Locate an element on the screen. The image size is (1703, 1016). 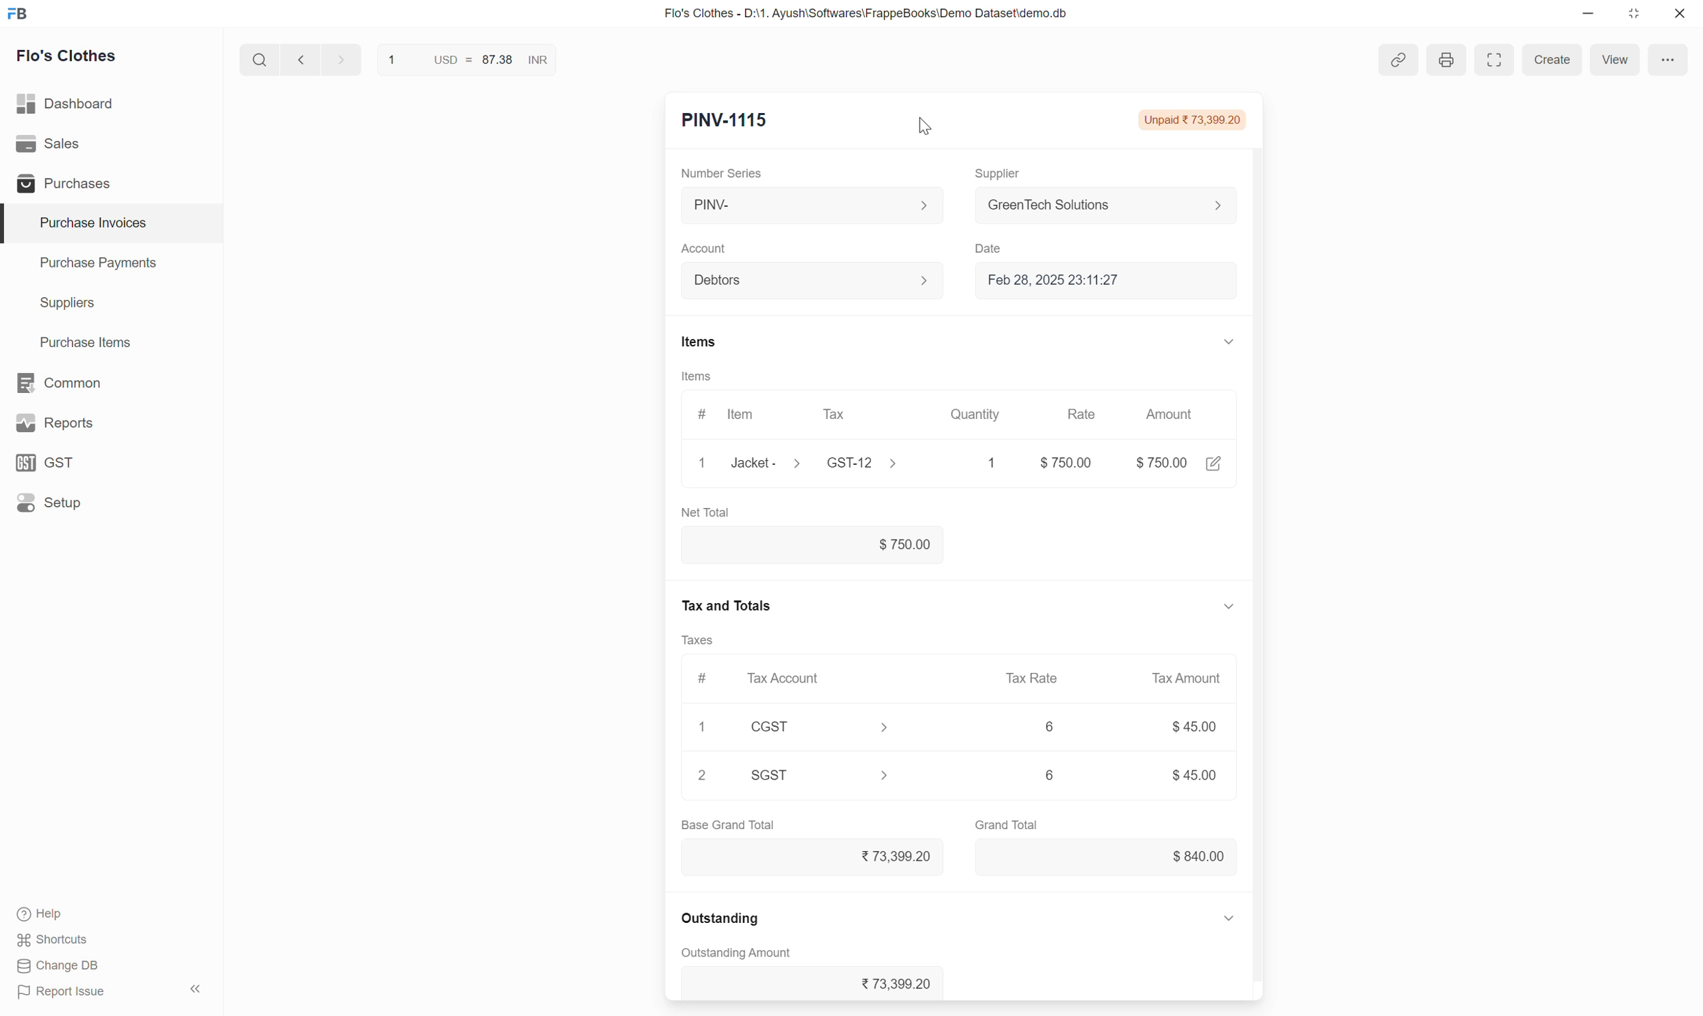
73,399.20 is located at coordinates (813, 982).